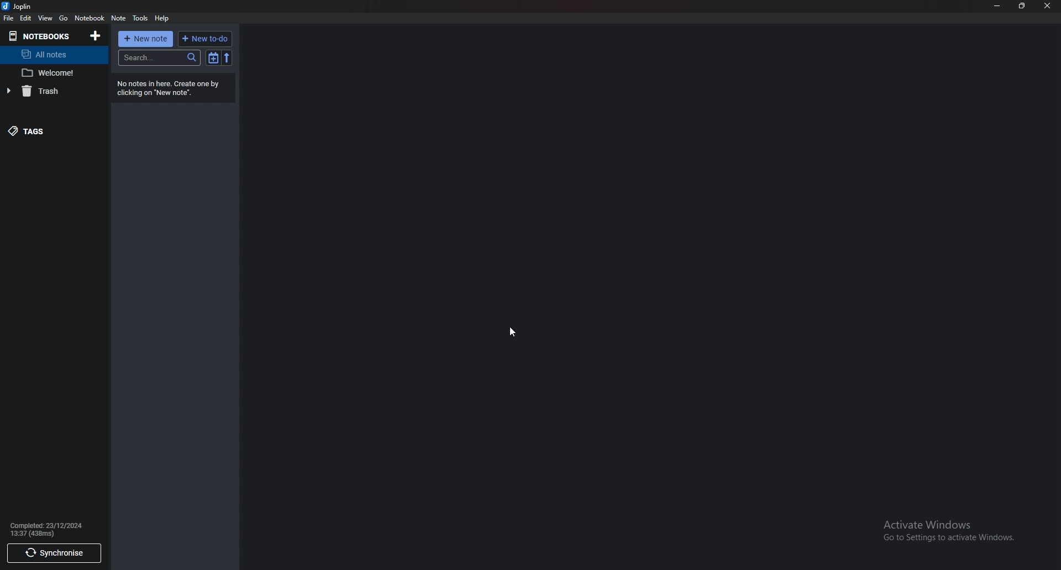  I want to click on Cursor, so click(512, 333).